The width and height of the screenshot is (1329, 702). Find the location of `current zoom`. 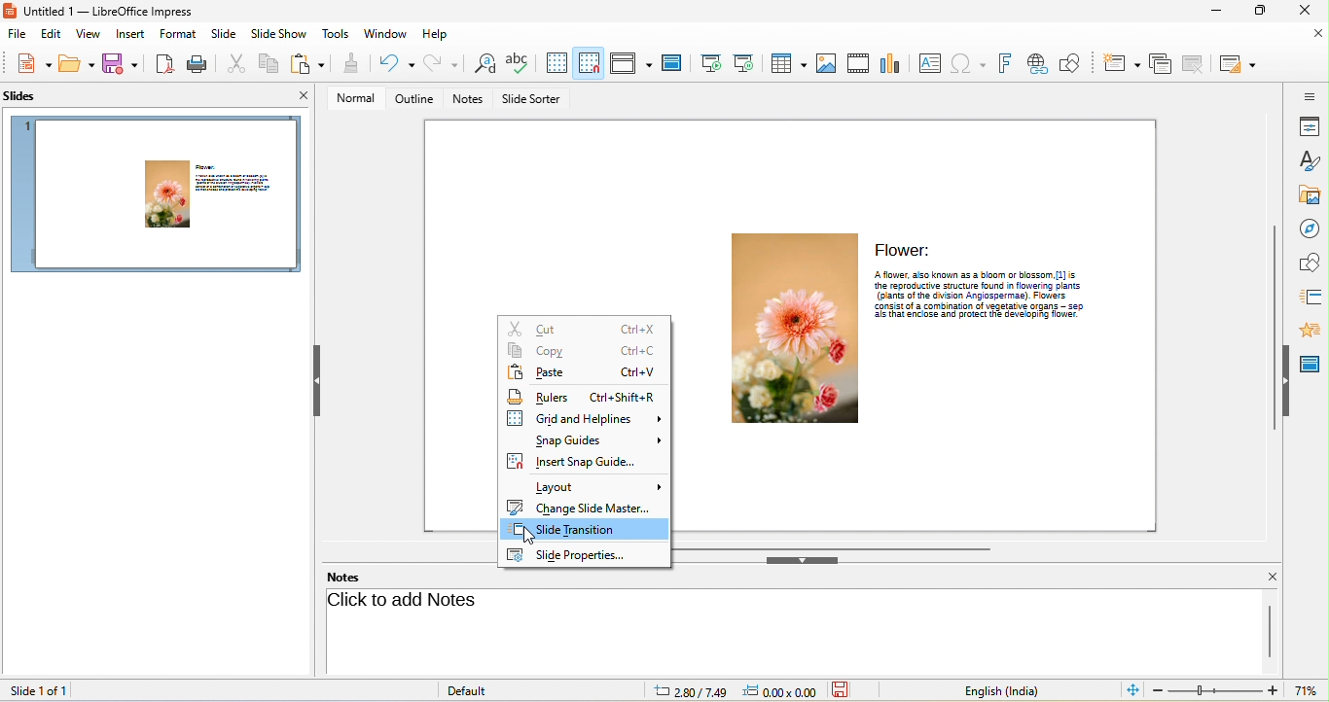

current zoom is located at coordinates (1311, 691).